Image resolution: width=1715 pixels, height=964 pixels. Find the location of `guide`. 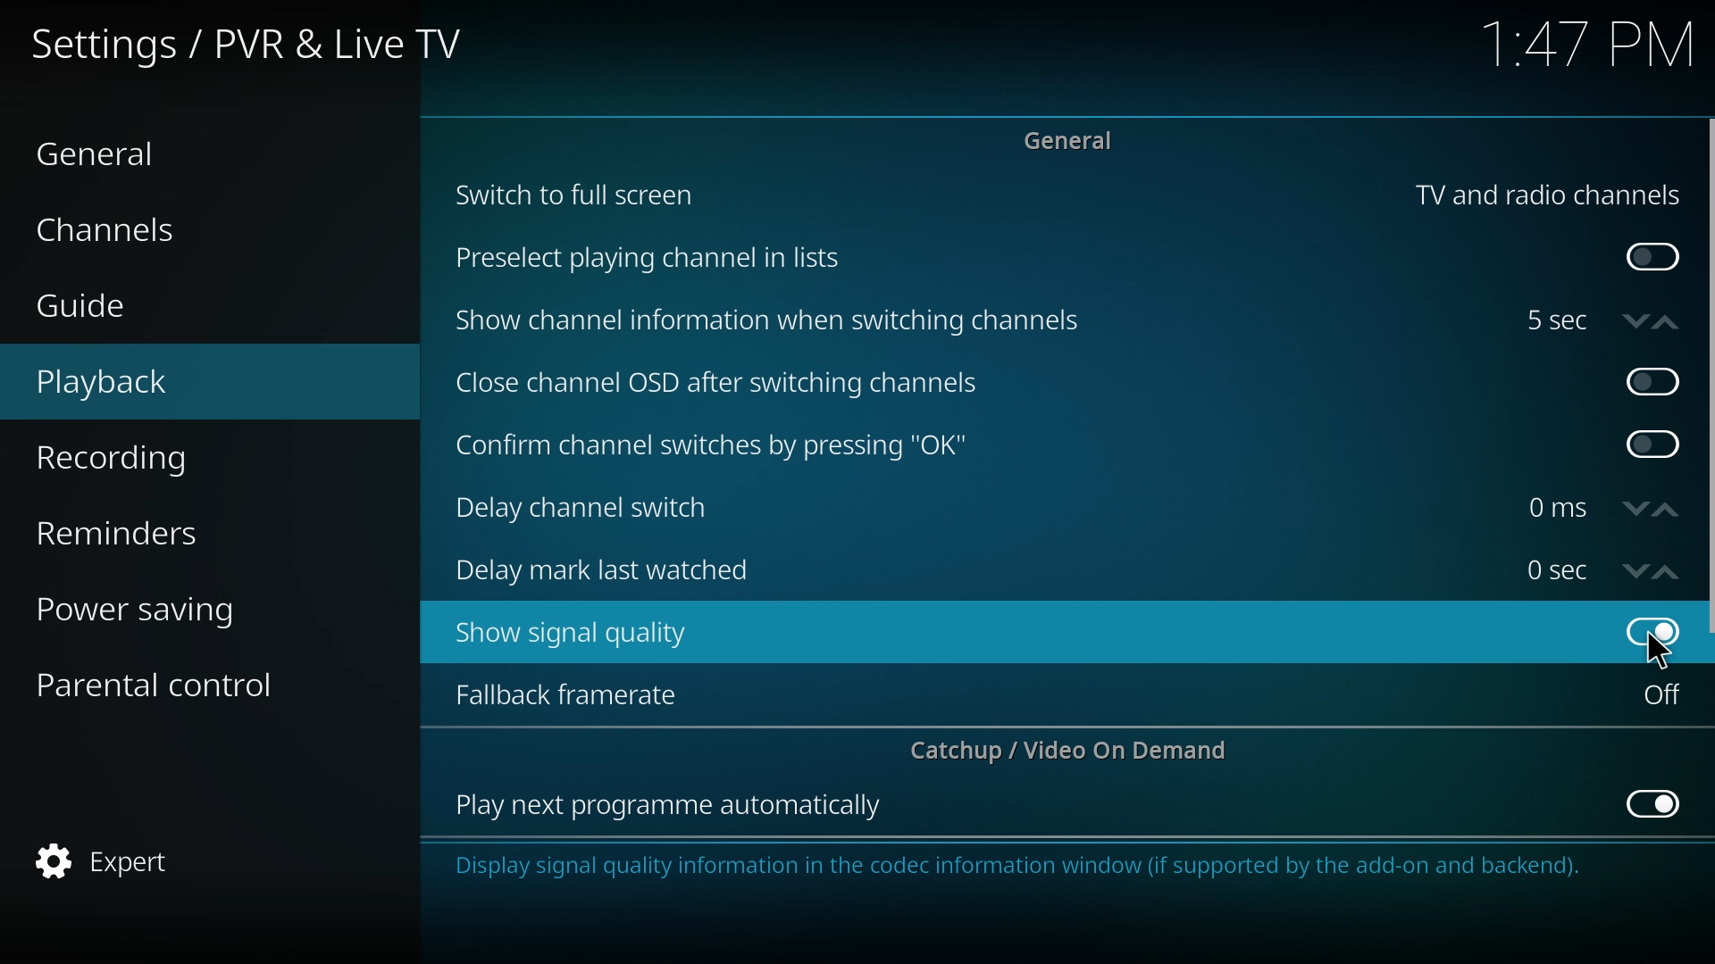

guide is located at coordinates (146, 308).